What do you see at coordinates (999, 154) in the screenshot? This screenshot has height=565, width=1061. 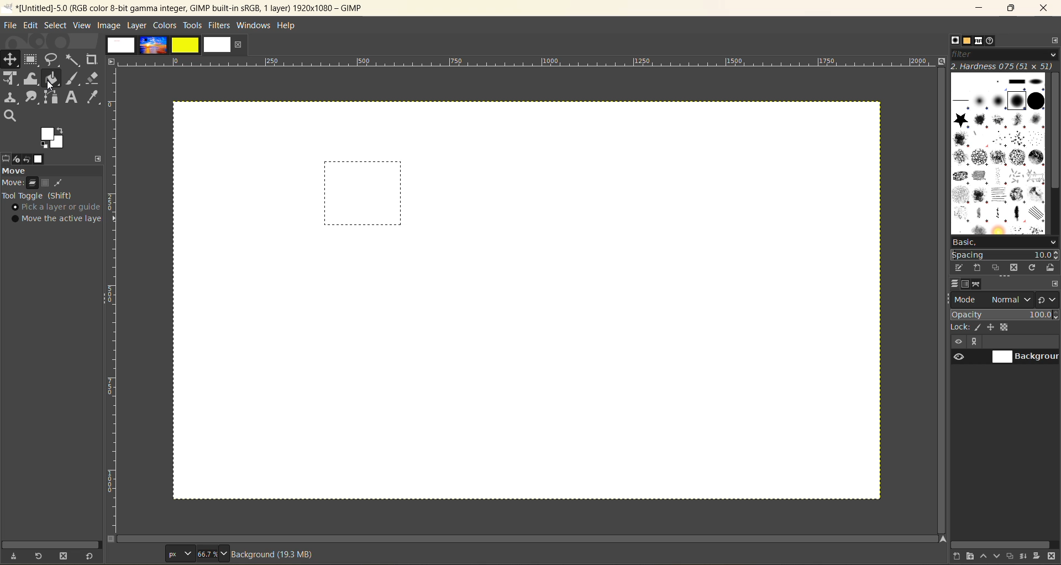 I see `brushes` at bounding box center [999, 154].